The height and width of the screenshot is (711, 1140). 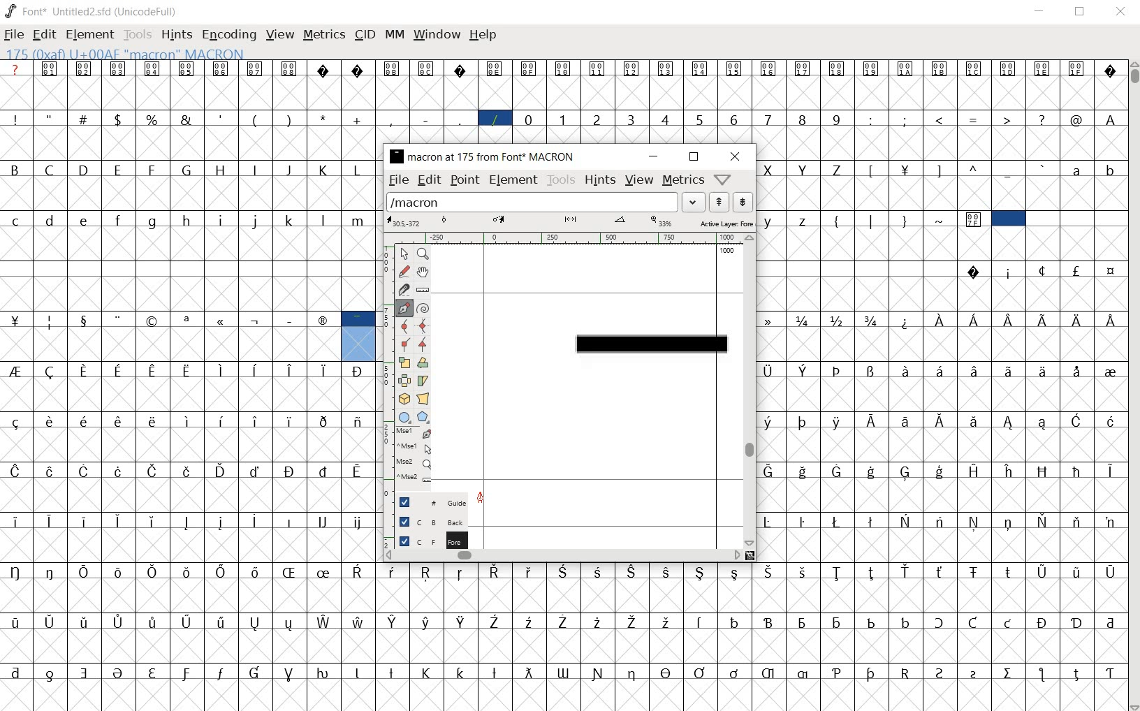 I want to click on Symbol, so click(x=322, y=318).